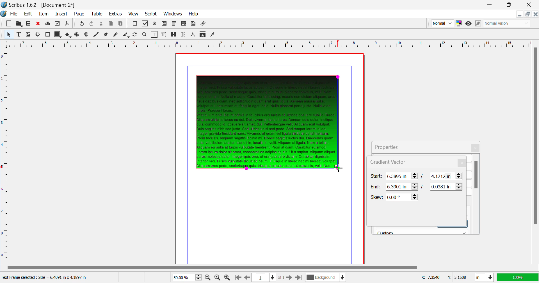 The image size is (539, 283). What do you see at coordinates (278, 44) in the screenshot?
I see `Vertical Page Margin` at bounding box center [278, 44].